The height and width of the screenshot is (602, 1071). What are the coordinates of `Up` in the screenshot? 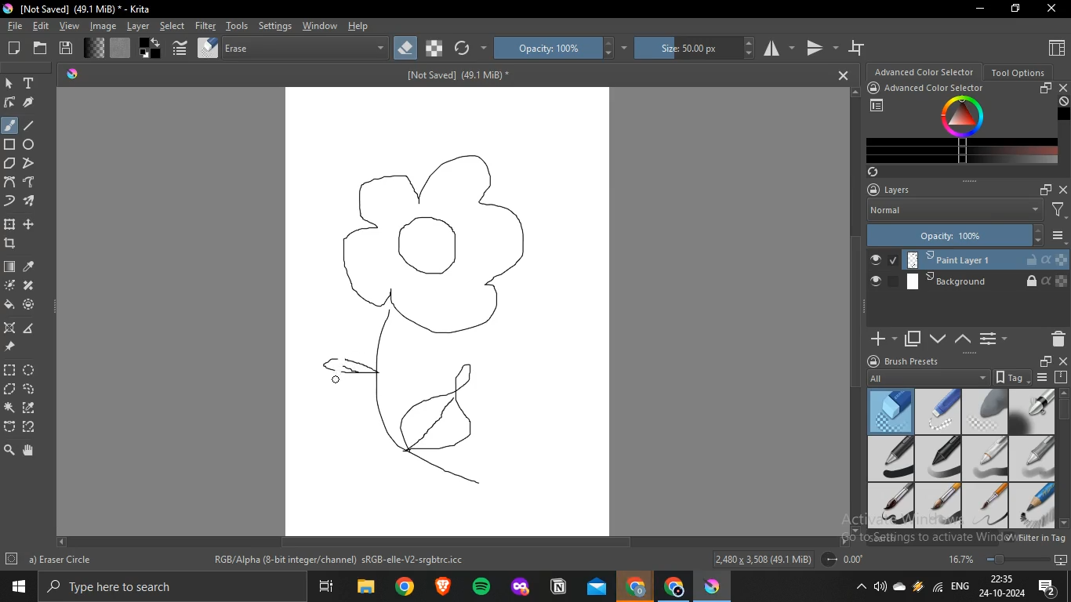 It's located at (1064, 390).